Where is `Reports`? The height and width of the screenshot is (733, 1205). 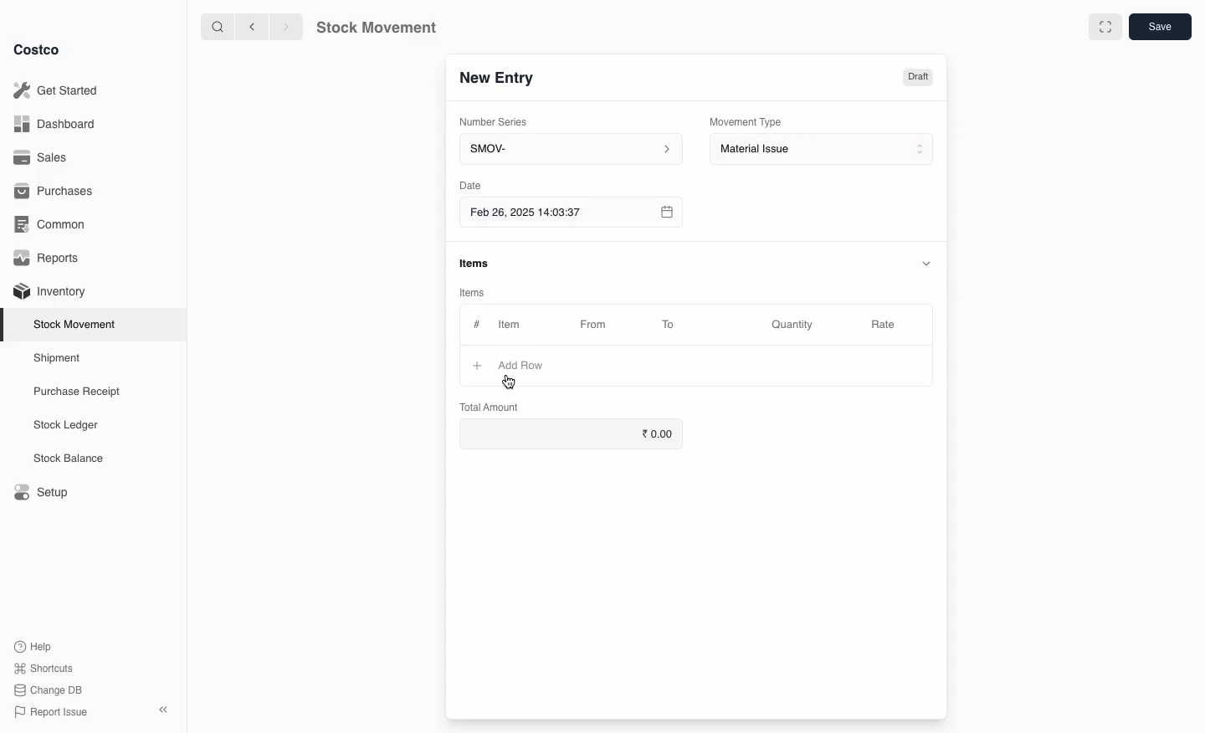 Reports is located at coordinates (50, 258).